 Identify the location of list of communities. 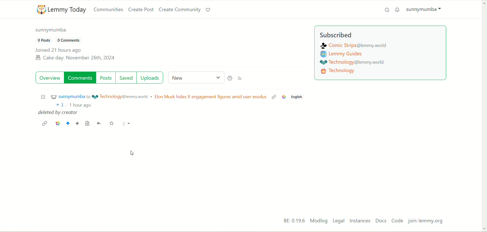
(357, 61).